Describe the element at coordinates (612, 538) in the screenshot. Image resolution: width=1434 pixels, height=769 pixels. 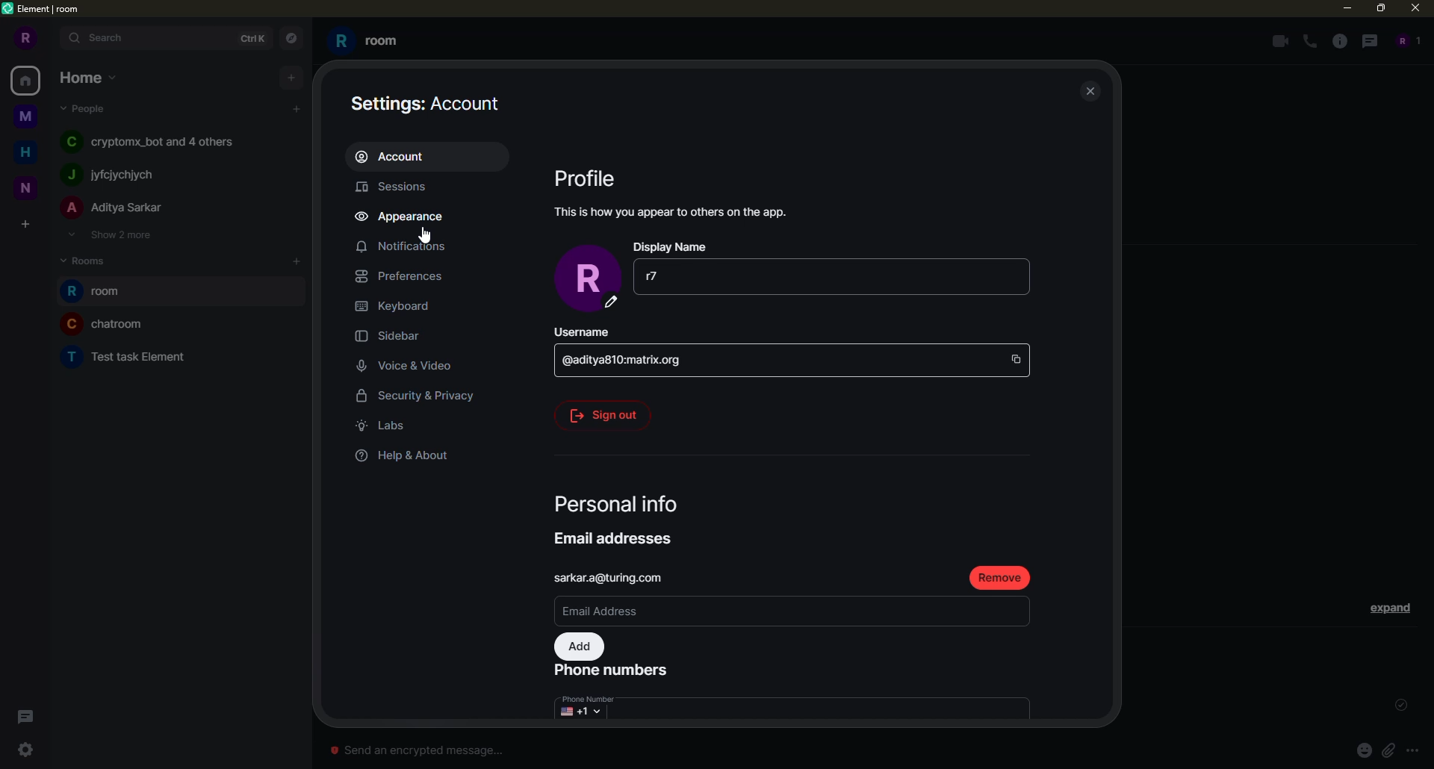
I see `email` at that location.